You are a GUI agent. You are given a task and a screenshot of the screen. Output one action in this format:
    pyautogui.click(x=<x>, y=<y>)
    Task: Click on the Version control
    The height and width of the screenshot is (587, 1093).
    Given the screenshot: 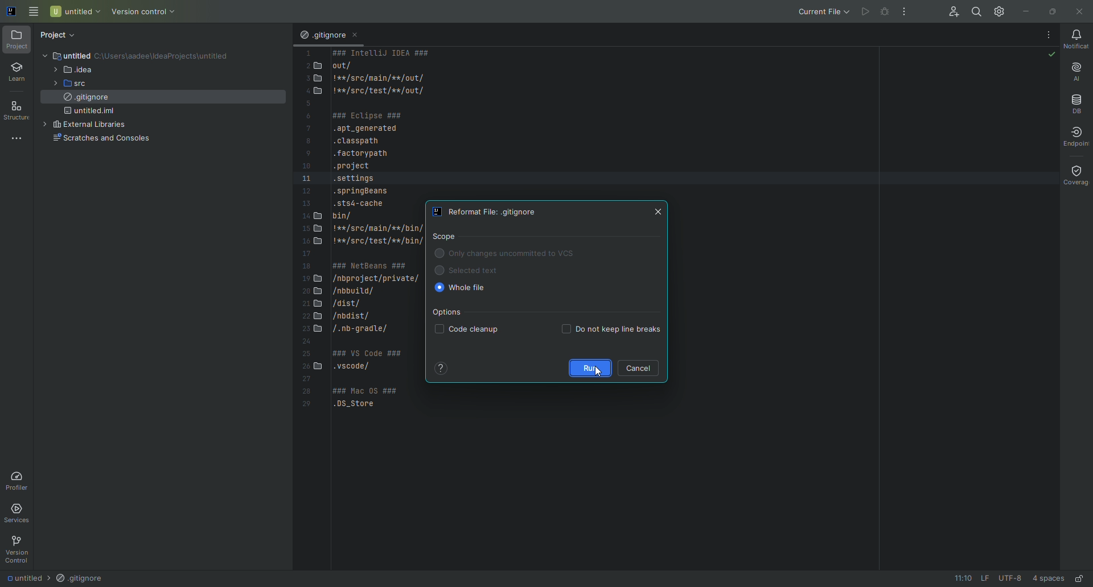 What is the action you would take?
    pyautogui.click(x=145, y=11)
    